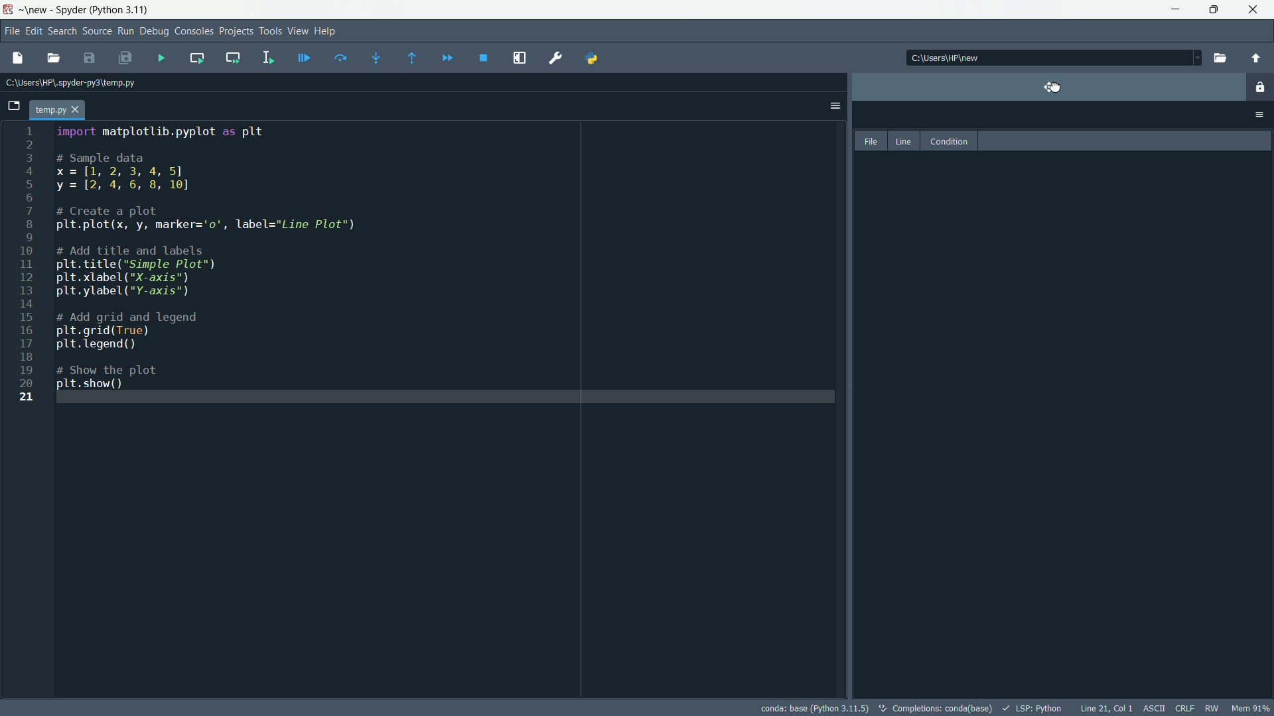  I want to click on consoles menu, so click(194, 30).